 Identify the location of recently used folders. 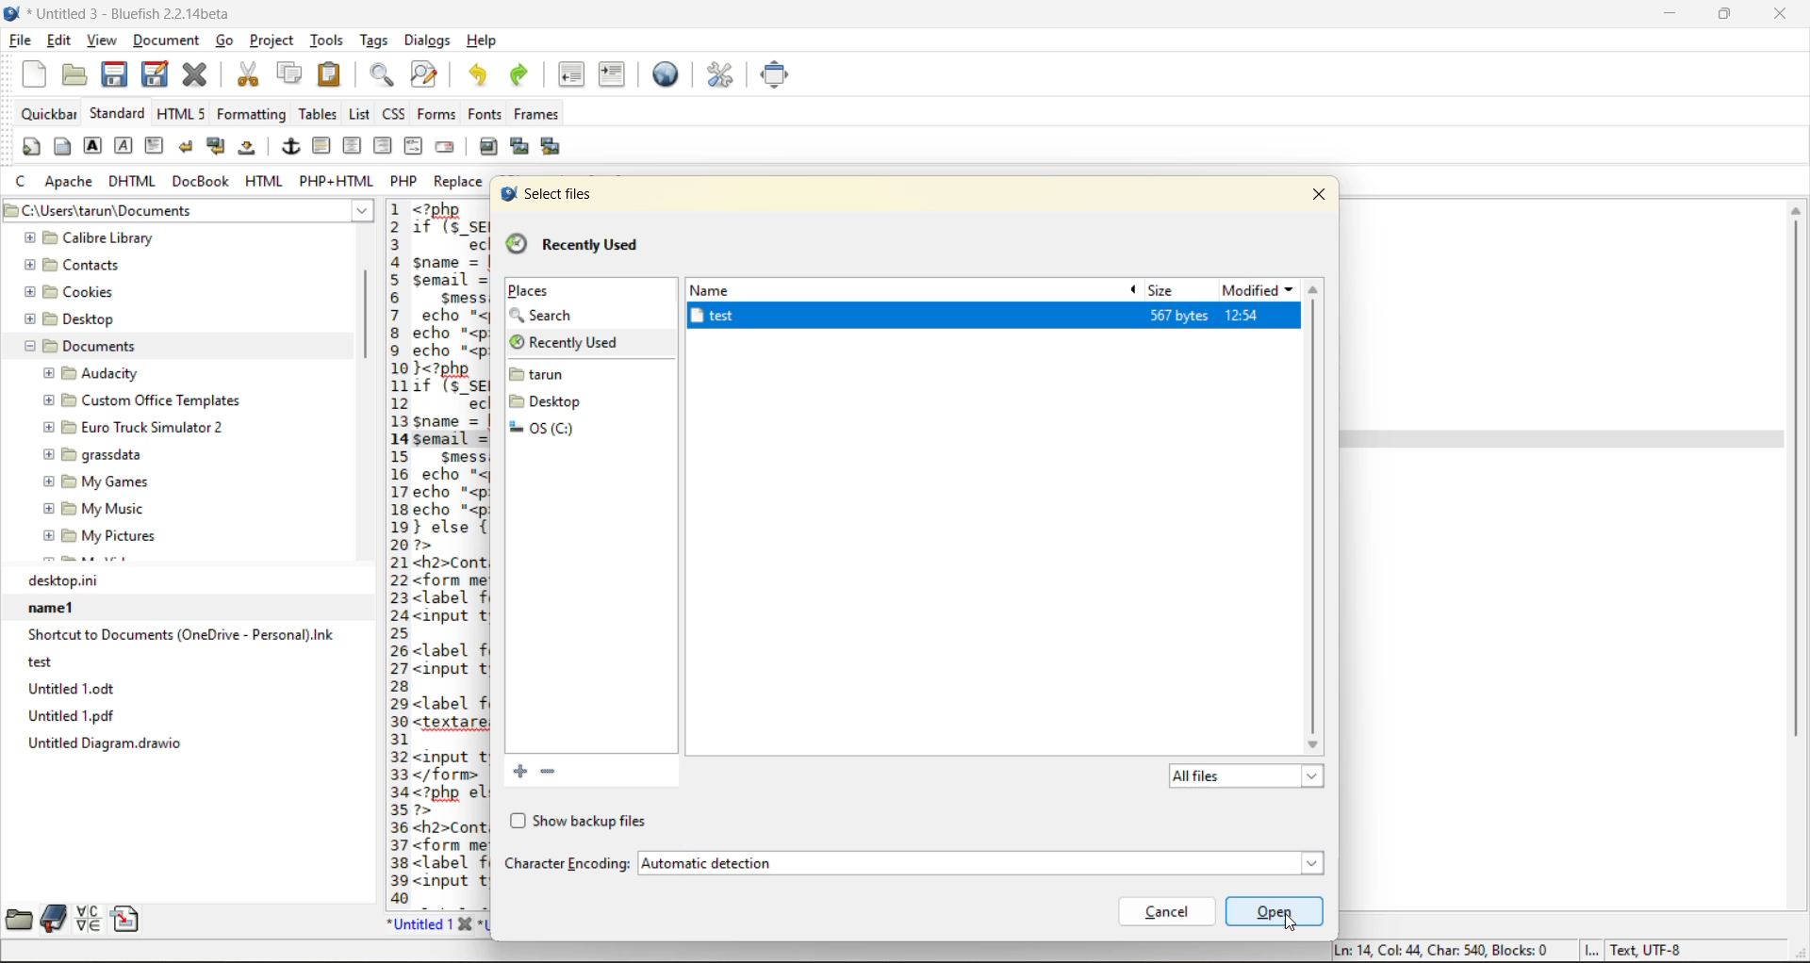
(573, 246).